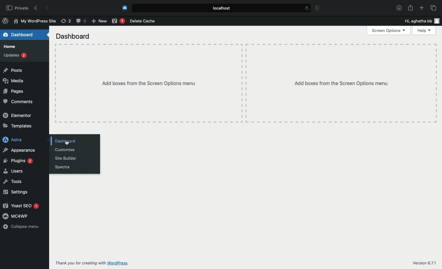 Image resolution: width=442 pixels, height=269 pixels. I want to click on Forward, so click(48, 8).